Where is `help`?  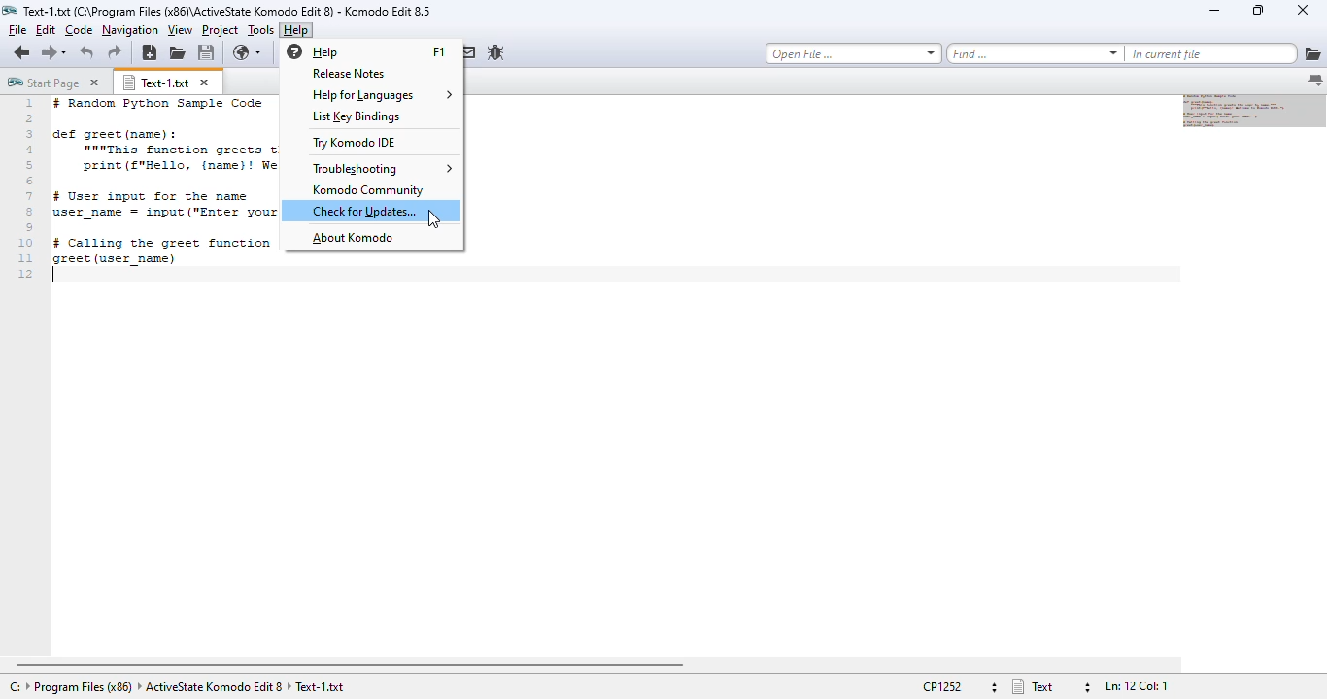
help is located at coordinates (296, 30).